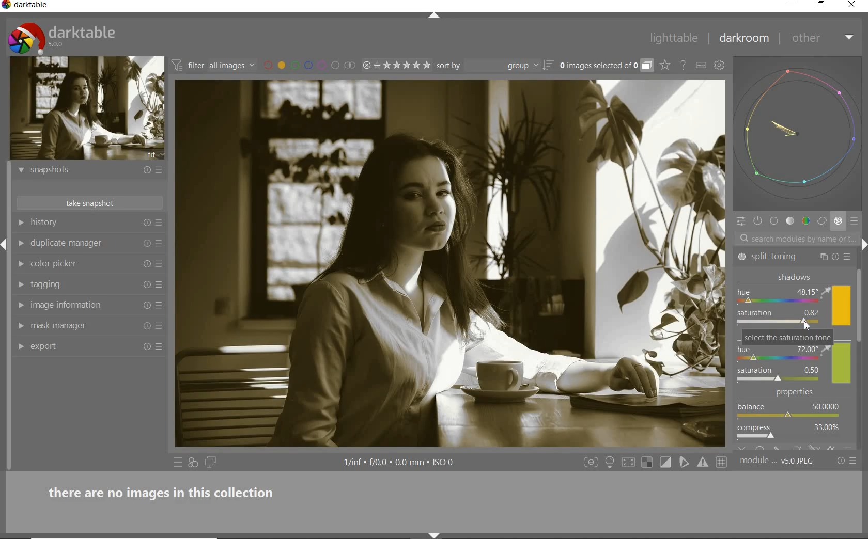 The width and height of the screenshot is (868, 539). Describe the element at coordinates (836, 257) in the screenshot. I see `reset` at that location.